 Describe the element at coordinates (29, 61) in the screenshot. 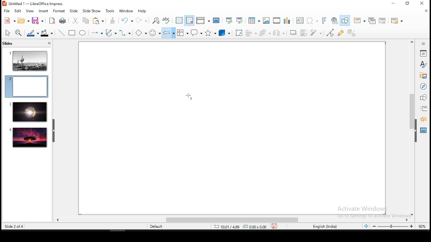

I see `slide 1` at that location.